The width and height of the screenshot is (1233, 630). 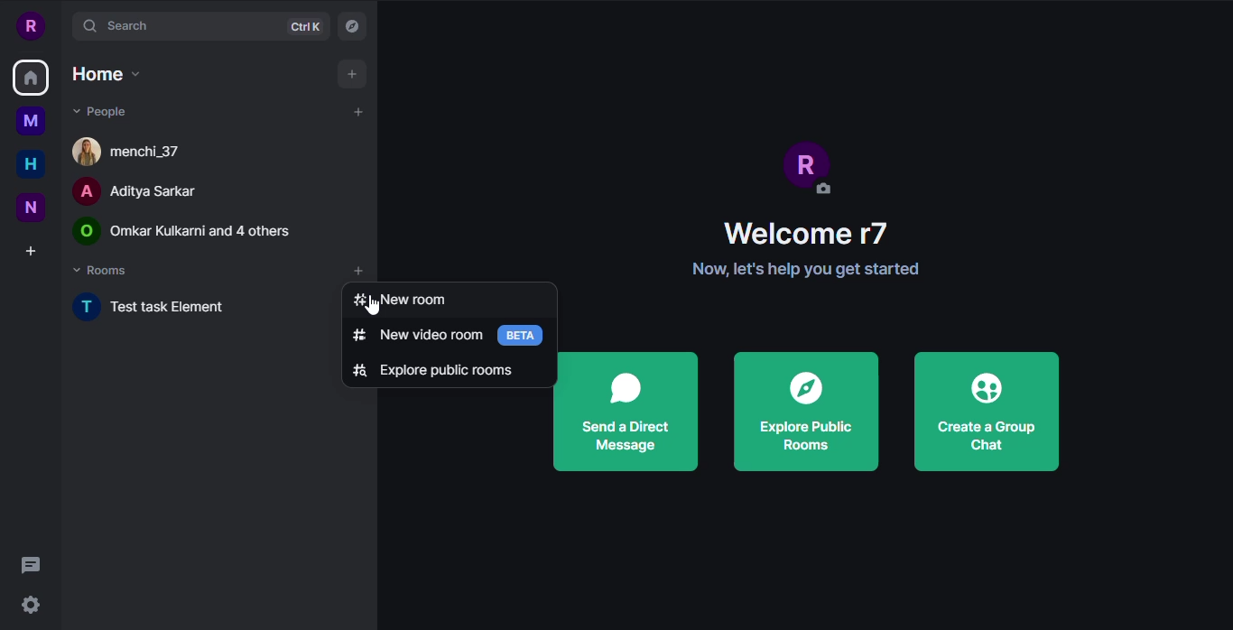 What do you see at coordinates (29, 79) in the screenshot?
I see `home` at bounding box center [29, 79].